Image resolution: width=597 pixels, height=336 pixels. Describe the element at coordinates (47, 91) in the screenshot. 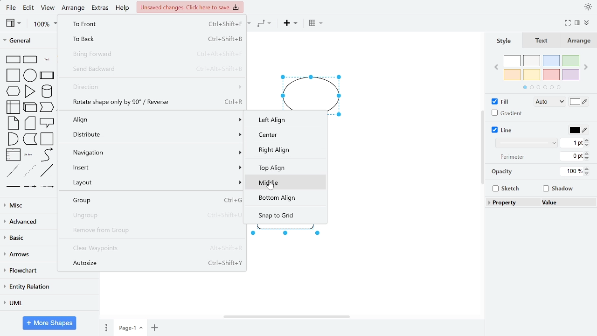

I see `cylinder` at that location.